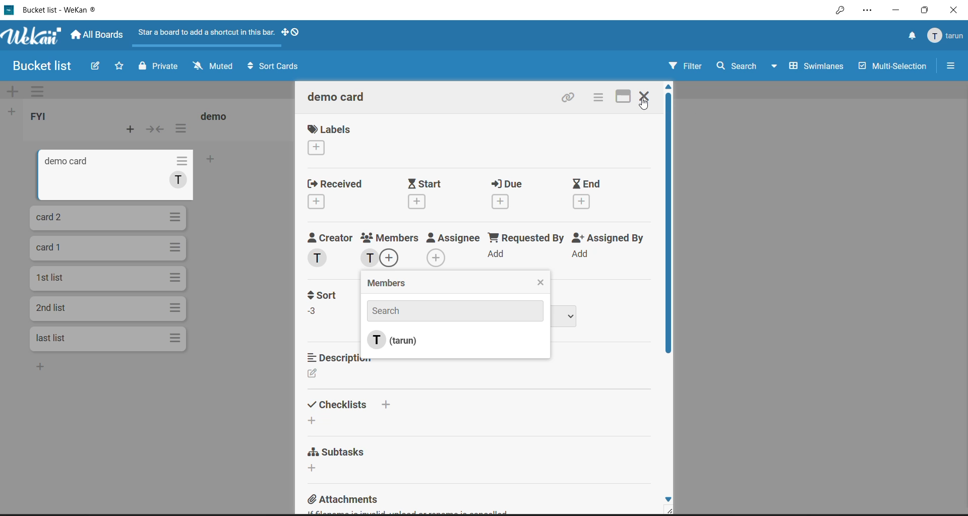  Describe the element at coordinates (354, 405) in the screenshot. I see `checklists` at that location.